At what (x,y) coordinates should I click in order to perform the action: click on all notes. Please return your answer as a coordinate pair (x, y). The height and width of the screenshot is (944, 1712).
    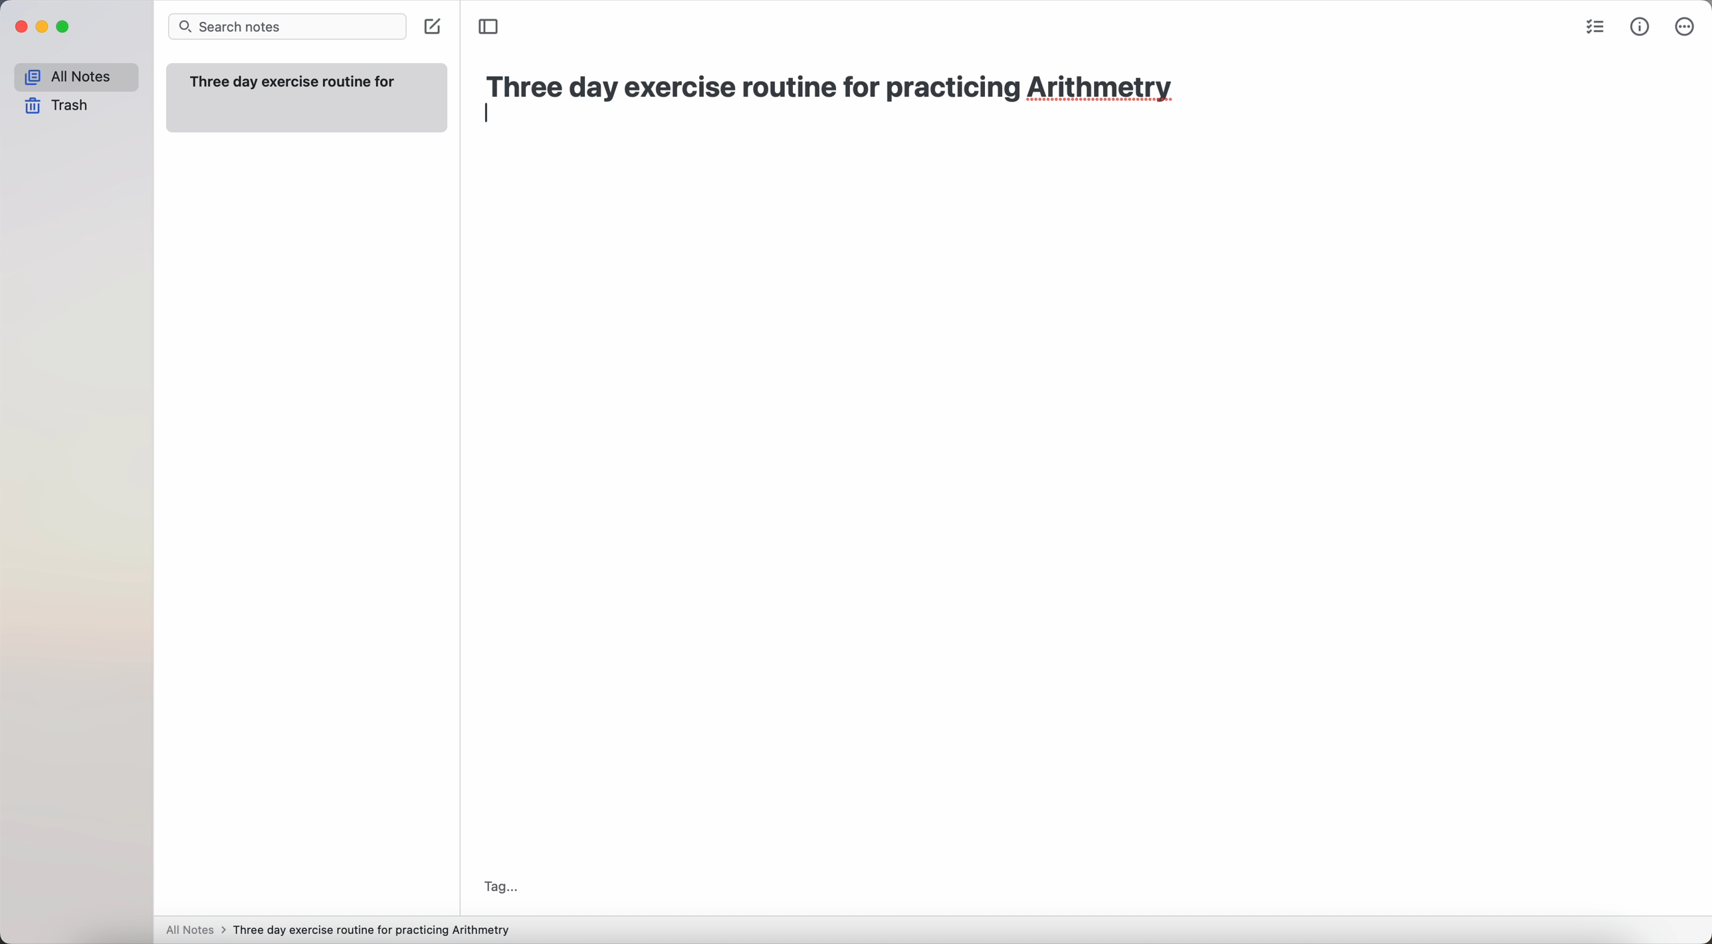
    Looking at the image, I should click on (78, 75).